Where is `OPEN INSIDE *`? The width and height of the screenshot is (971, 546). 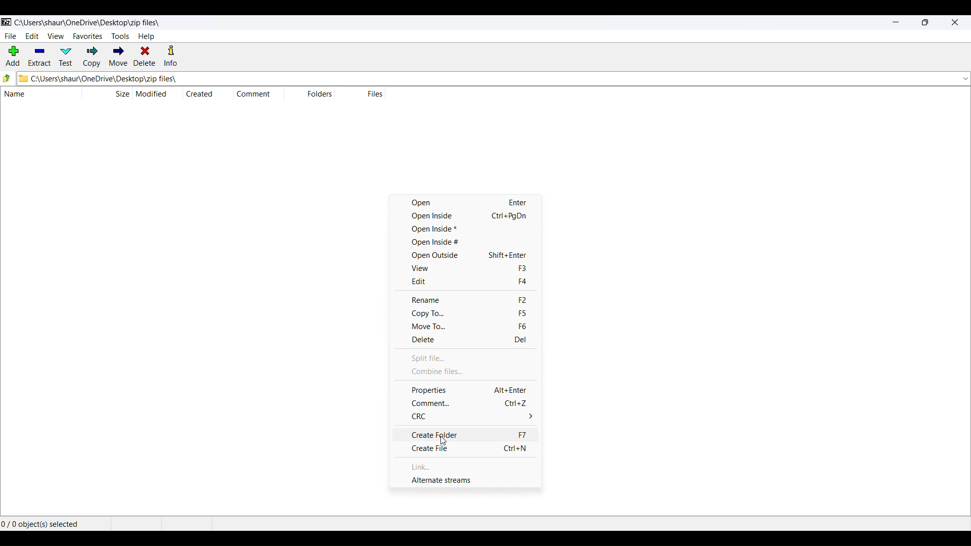 OPEN INSIDE * is located at coordinates (469, 229).